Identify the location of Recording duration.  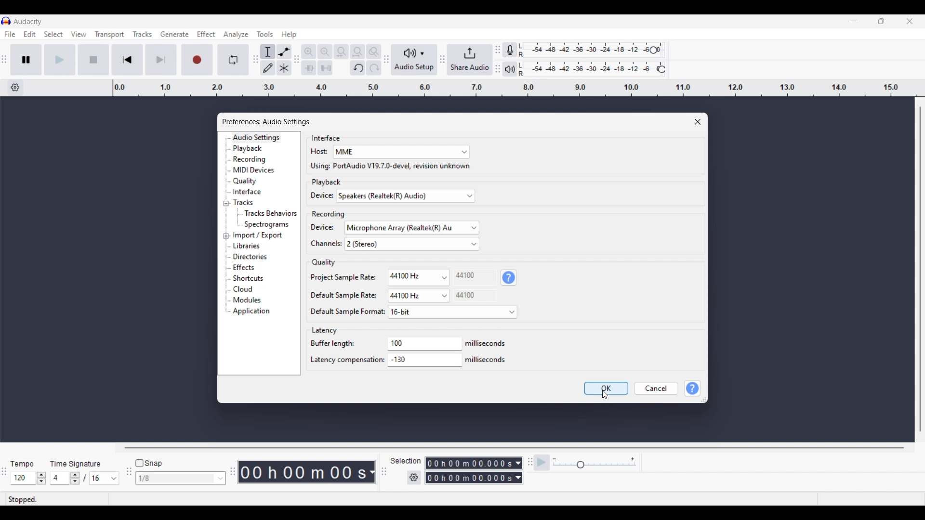
(468, 470).